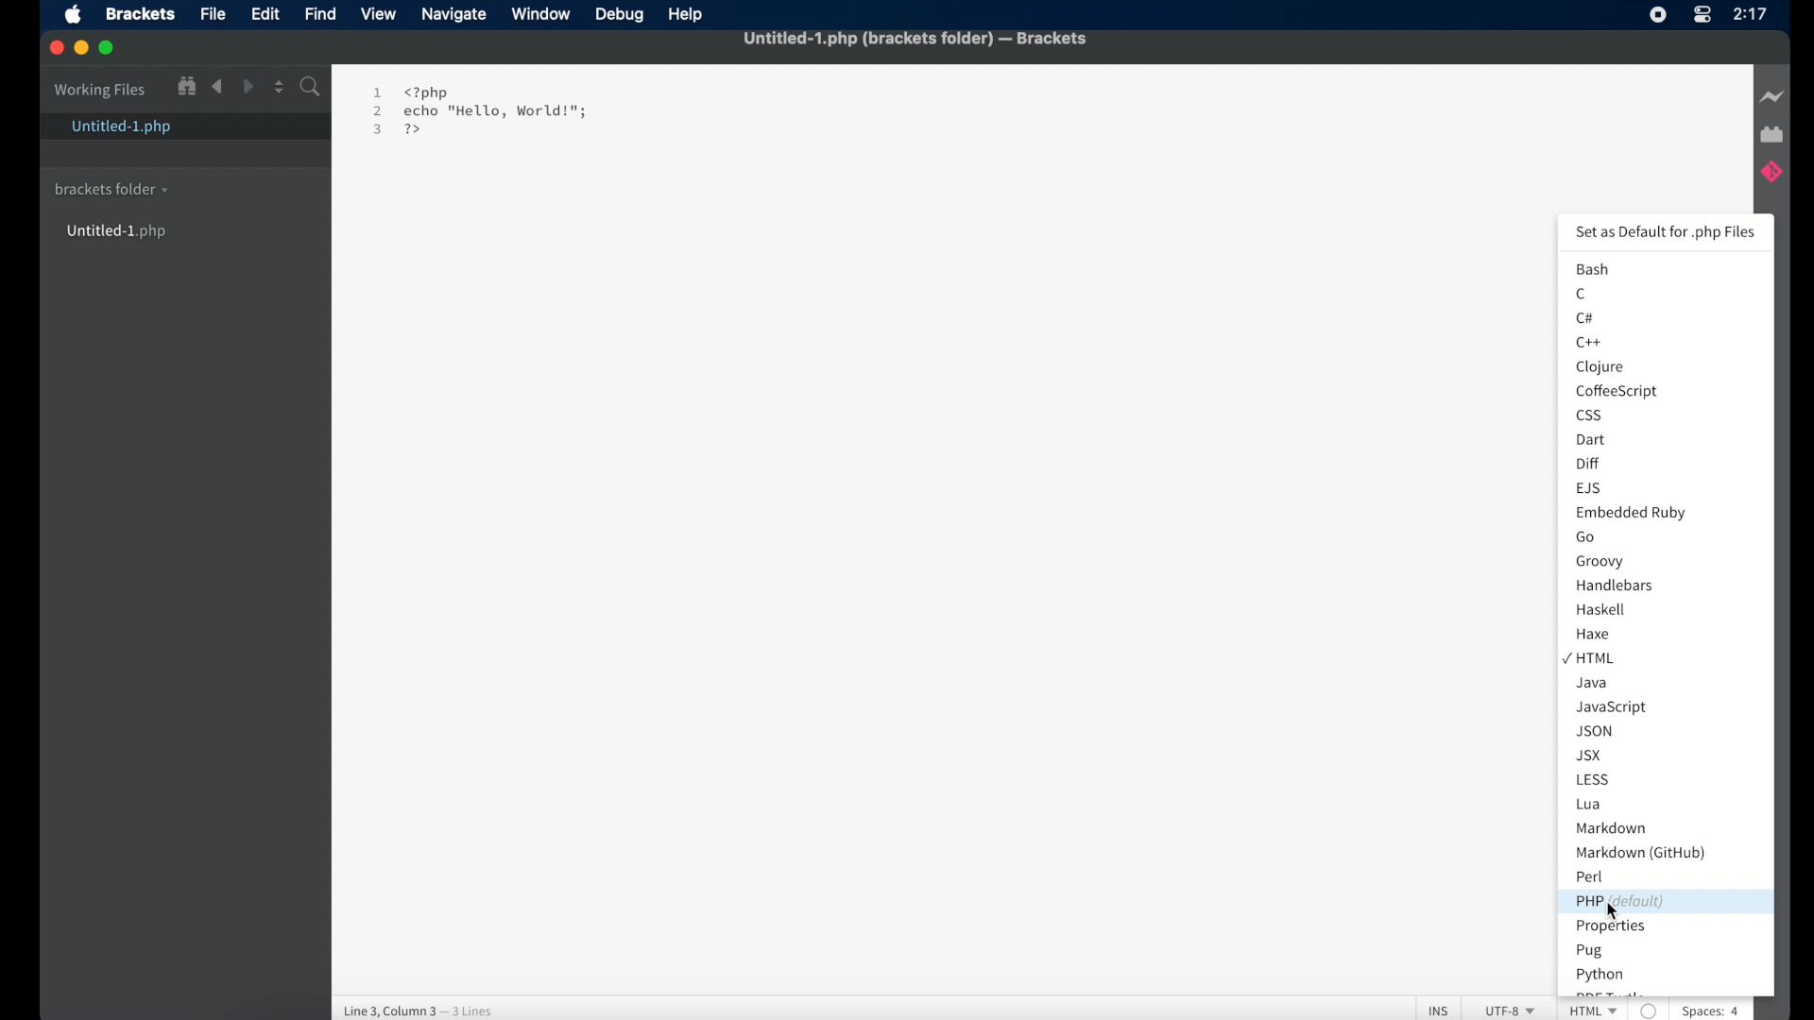 The height and width of the screenshot is (1020, 1814). What do you see at coordinates (1600, 609) in the screenshot?
I see `haskell` at bounding box center [1600, 609].